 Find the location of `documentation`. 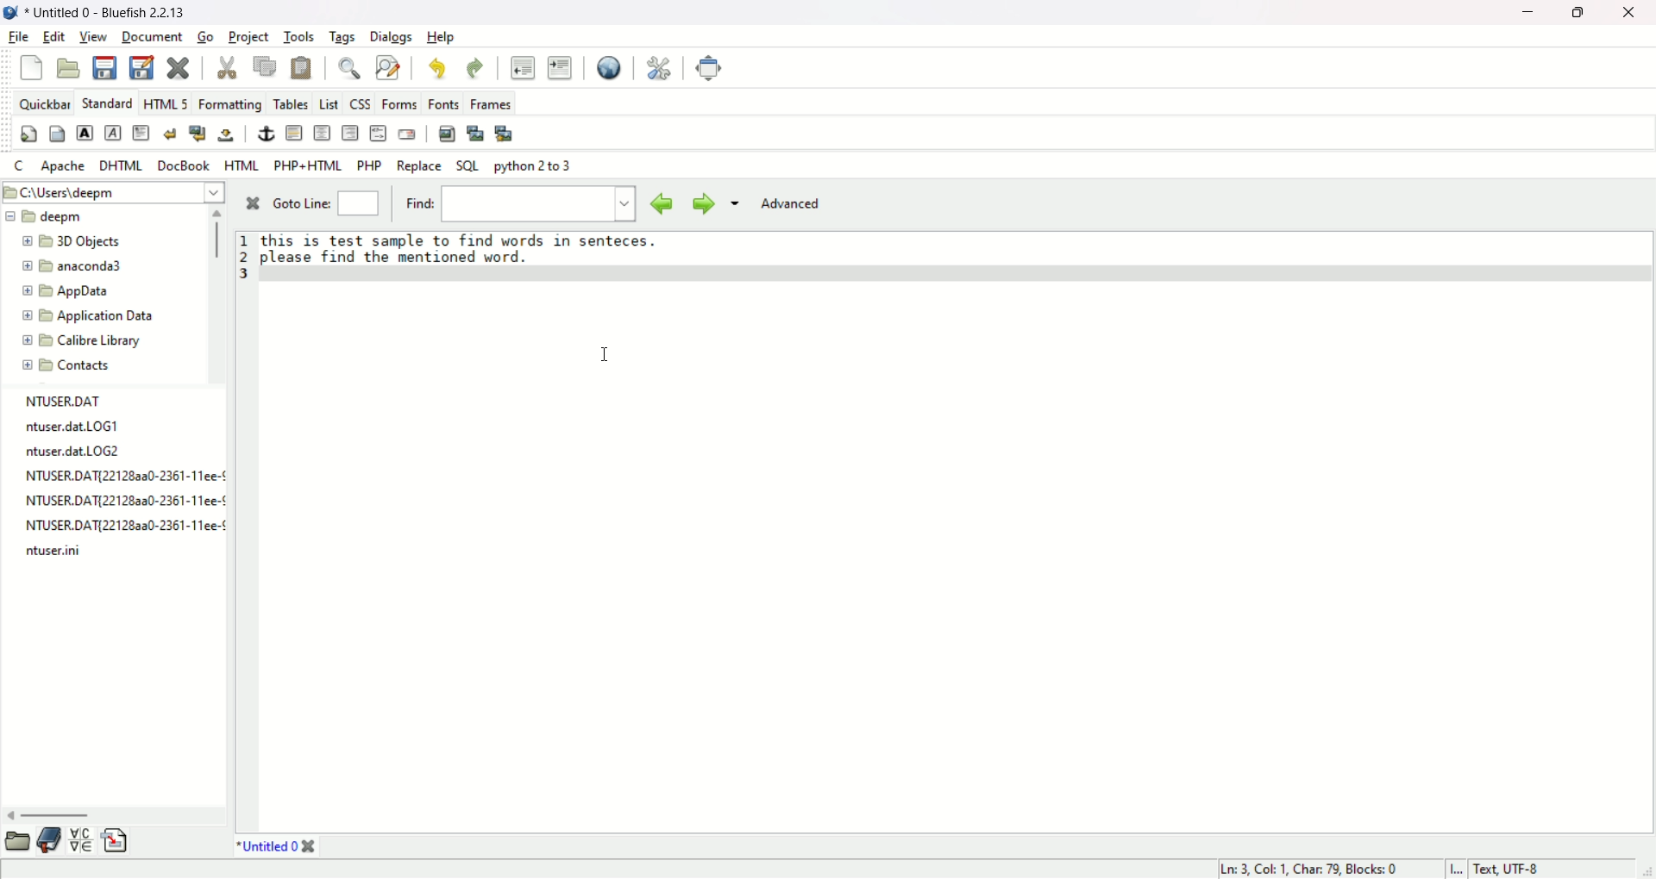

documentation is located at coordinates (49, 840).